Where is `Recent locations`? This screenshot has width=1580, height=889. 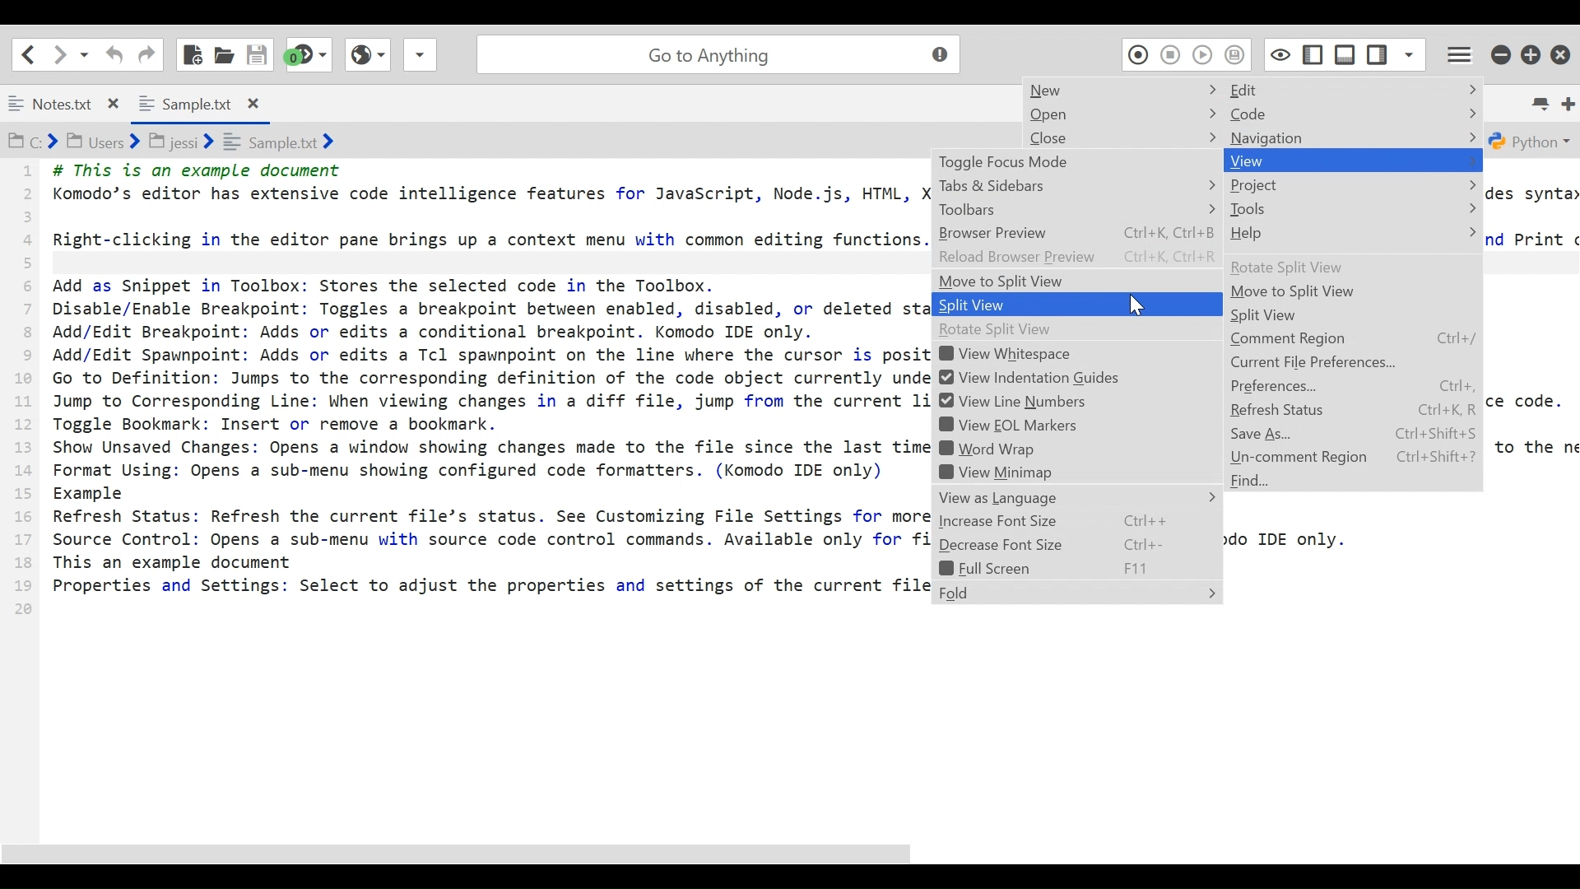
Recent locations is located at coordinates (85, 54).